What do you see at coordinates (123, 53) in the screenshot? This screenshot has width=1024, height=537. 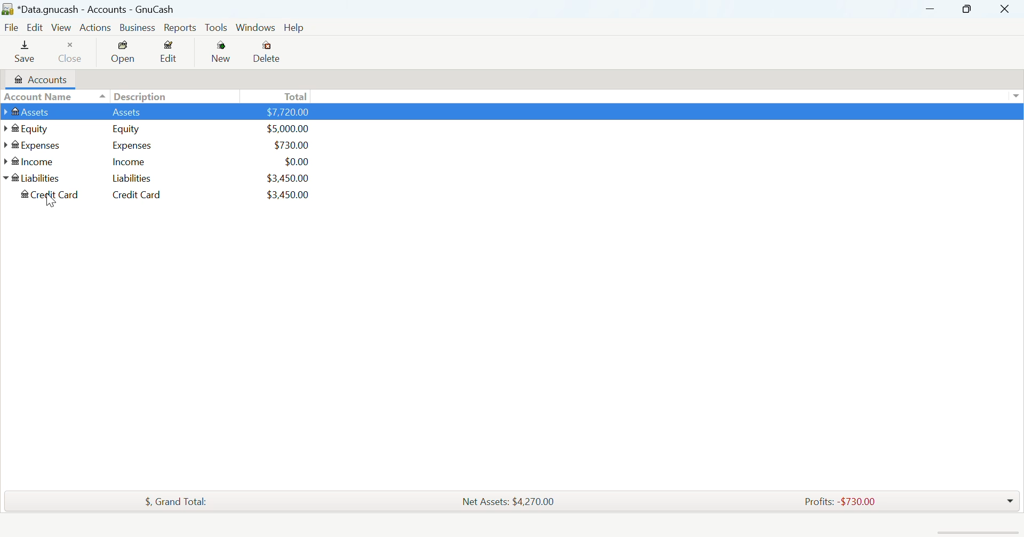 I see `Open` at bounding box center [123, 53].